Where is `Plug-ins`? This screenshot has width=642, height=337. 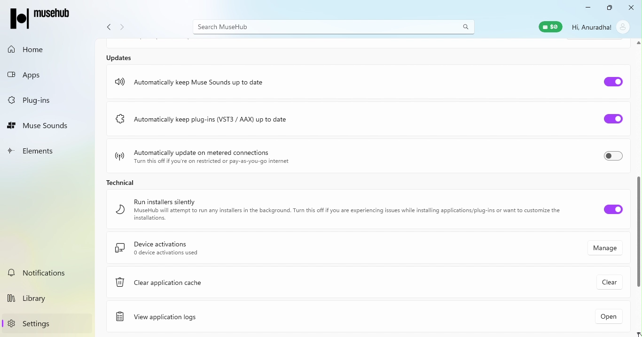
Plug-ins is located at coordinates (43, 100).